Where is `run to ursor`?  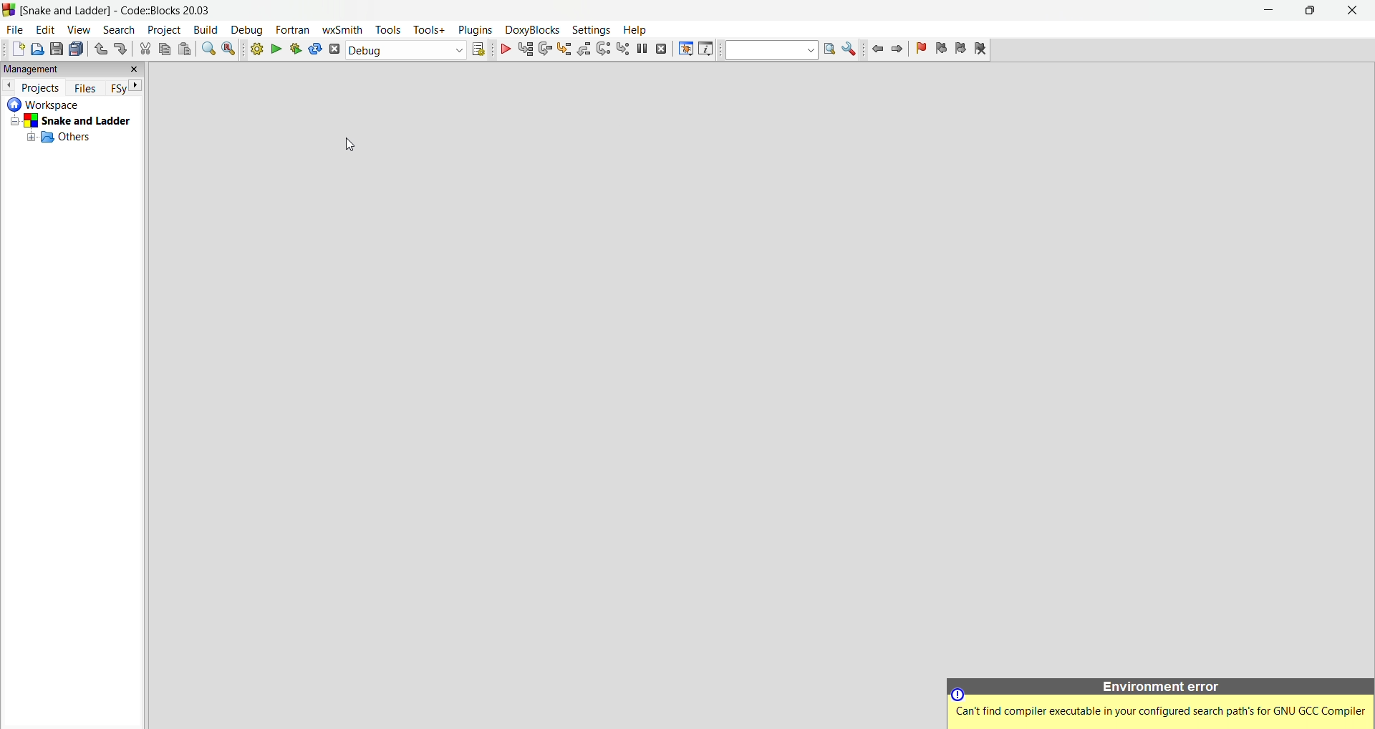
run to ursor is located at coordinates (527, 49).